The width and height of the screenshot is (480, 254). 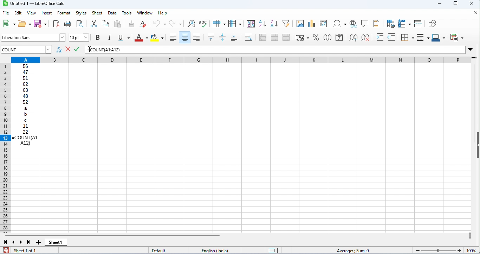 I want to click on paste, so click(x=118, y=24).